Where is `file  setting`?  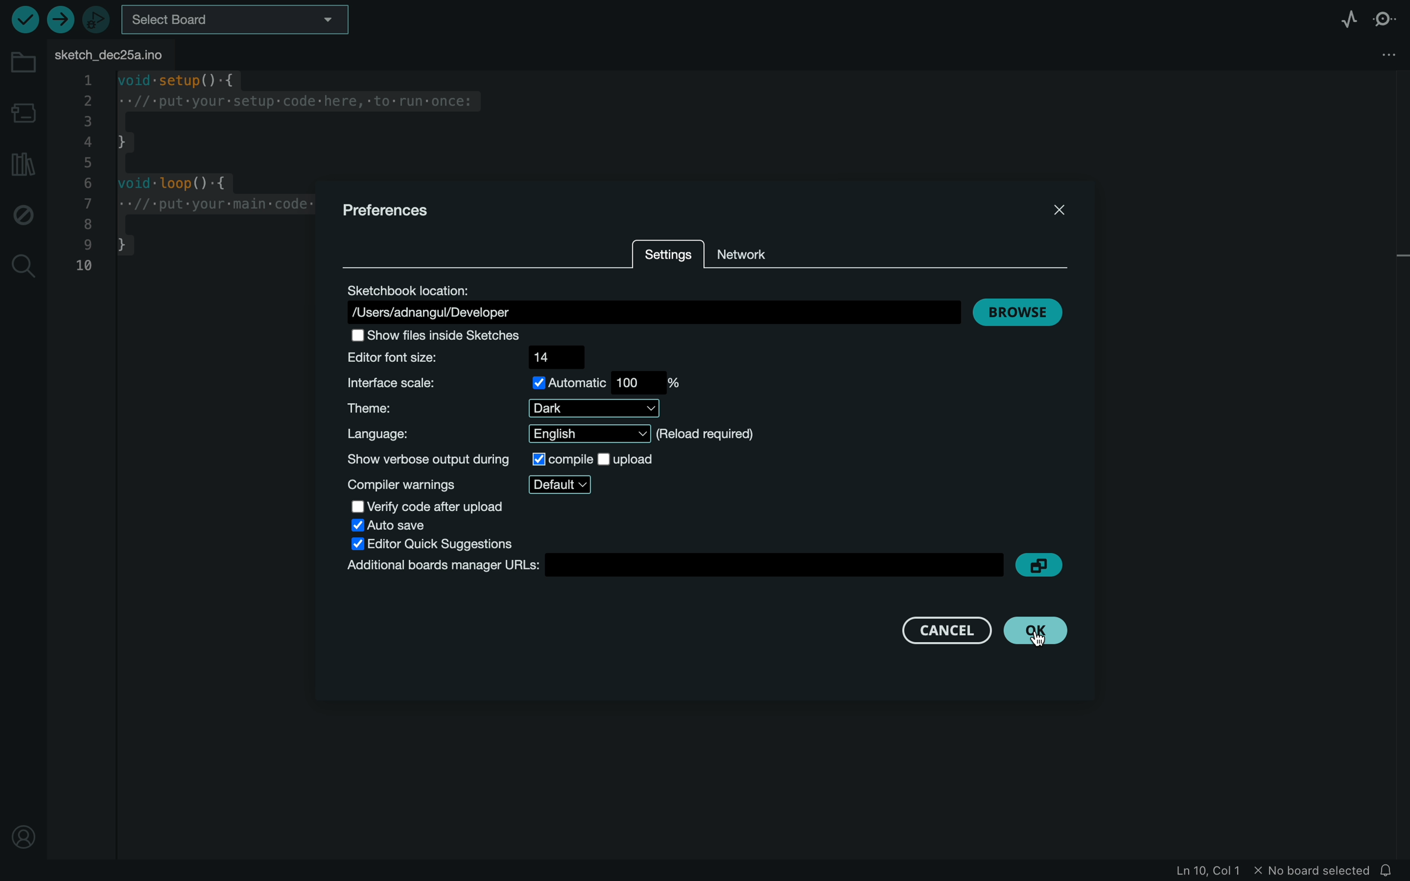
file  setting is located at coordinates (1367, 53).